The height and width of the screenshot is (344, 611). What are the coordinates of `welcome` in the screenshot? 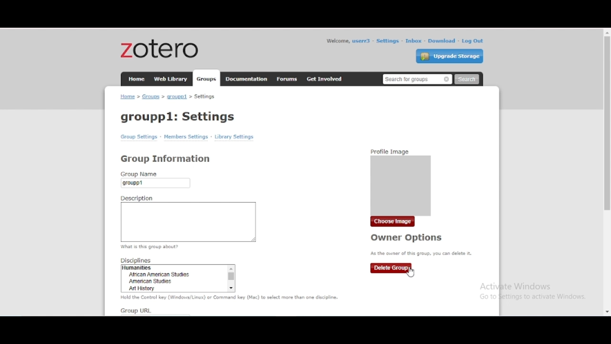 It's located at (337, 41).